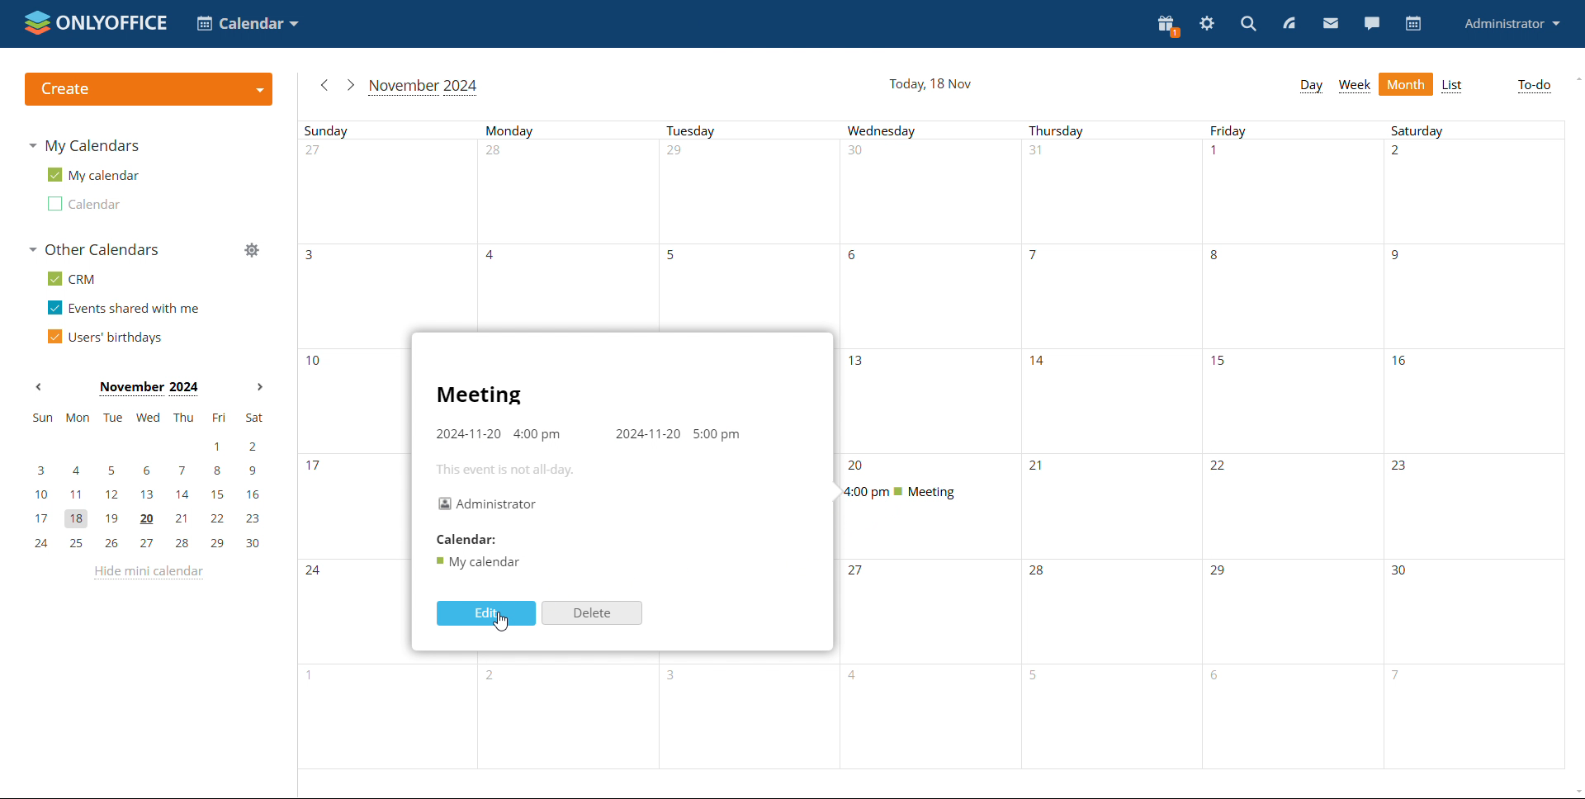  What do you see at coordinates (569, 716) in the screenshot?
I see `Monday` at bounding box center [569, 716].